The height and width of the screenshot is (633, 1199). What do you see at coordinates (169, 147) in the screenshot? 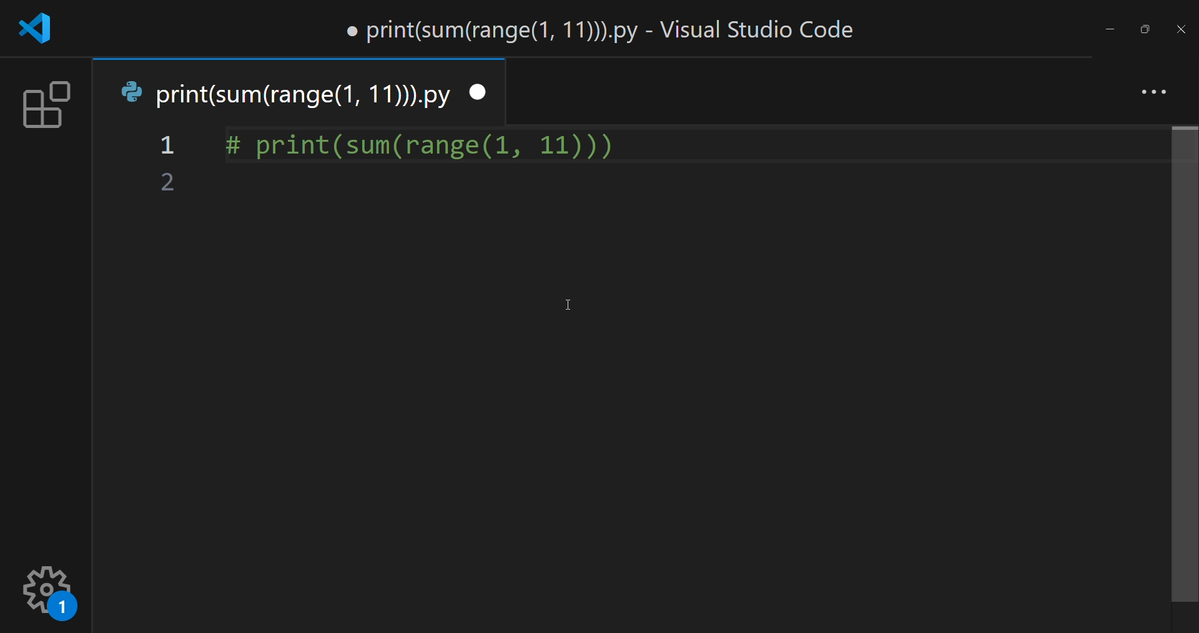
I see `1` at bounding box center [169, 147].